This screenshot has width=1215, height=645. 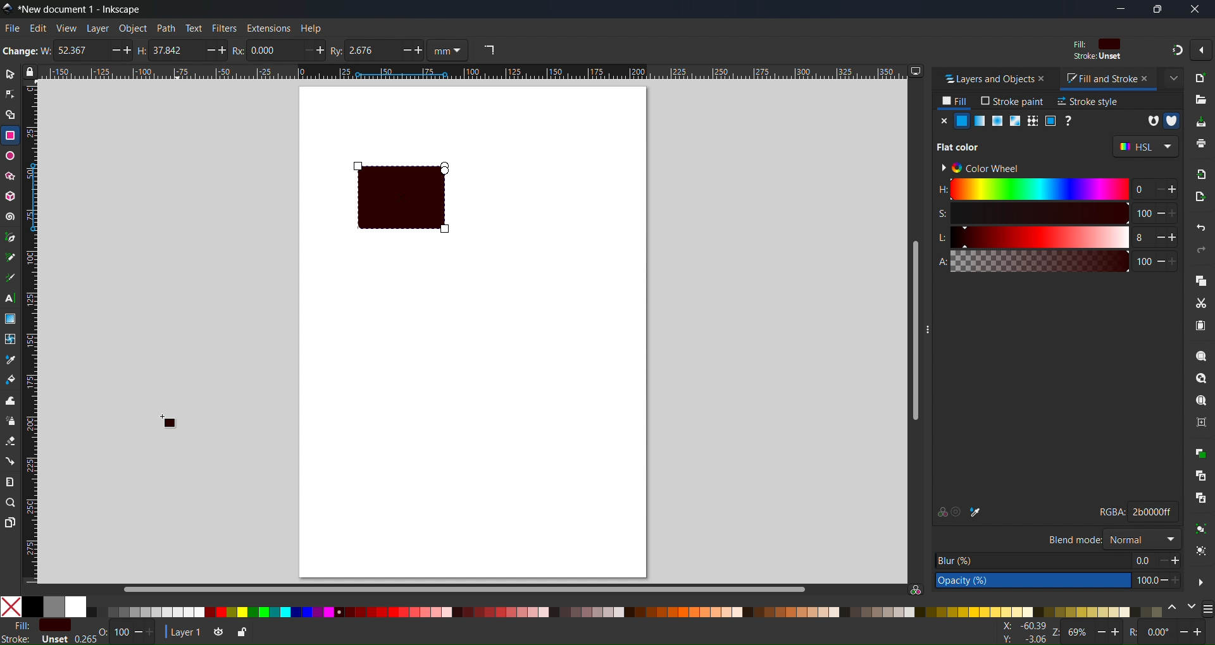 What do you see at coordinates (1200, 632) in the screenshot?
I see `Rotation maximize` at bounding box center [1200, 632].